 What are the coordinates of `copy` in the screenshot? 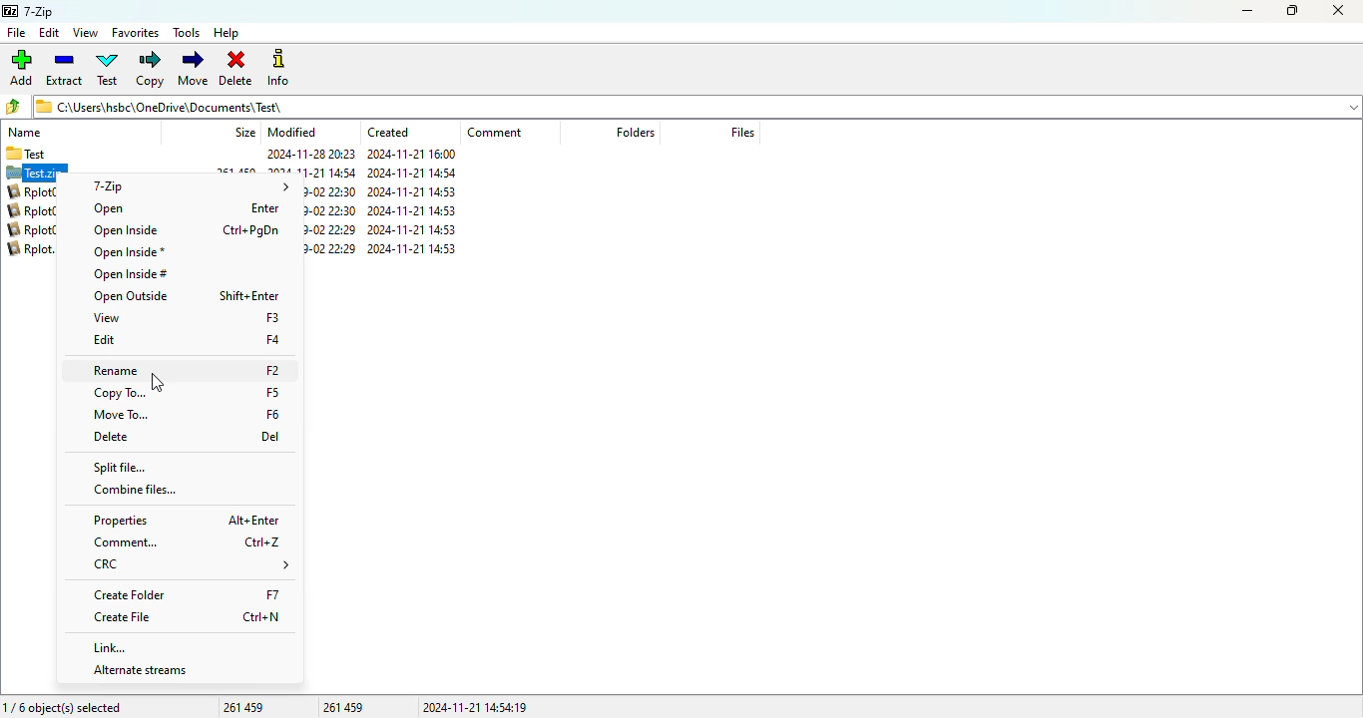 It's located at (150, 69).